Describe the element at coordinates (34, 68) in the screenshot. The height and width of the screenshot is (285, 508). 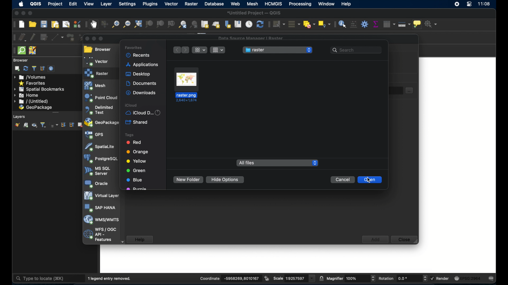
I see `filter browser` at that location.